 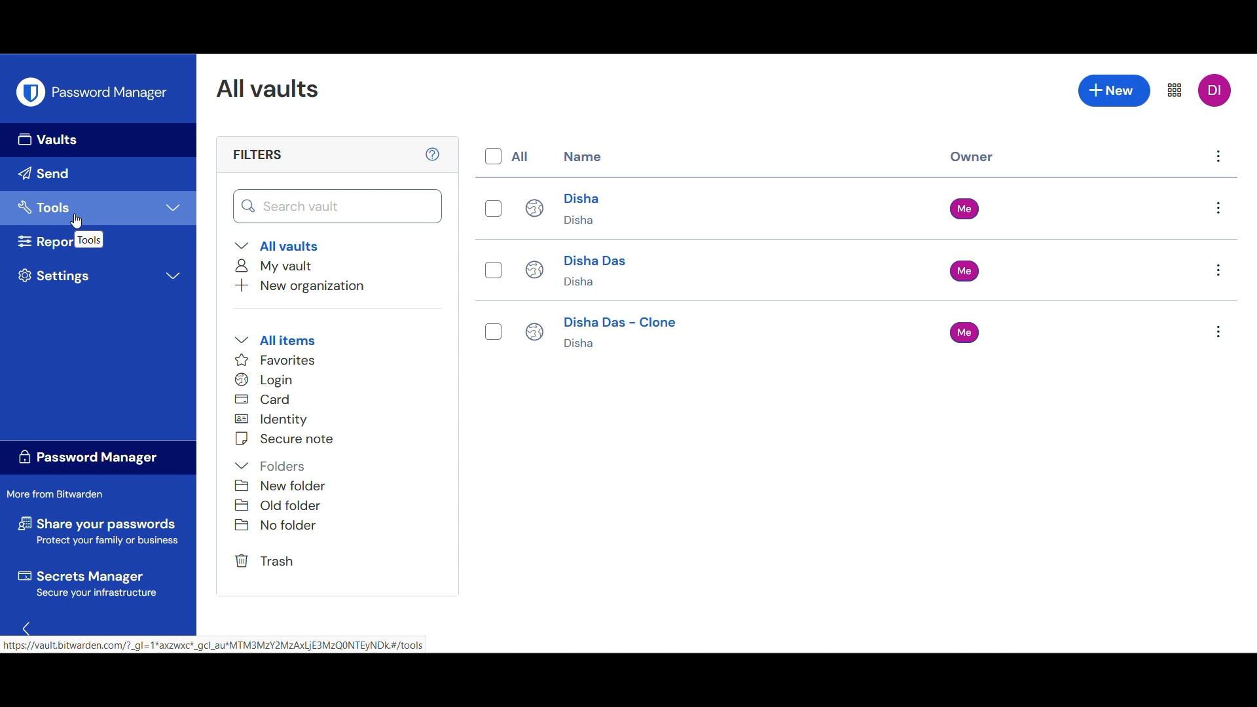 I want to click on Password manager, so click(x=99, y=457).